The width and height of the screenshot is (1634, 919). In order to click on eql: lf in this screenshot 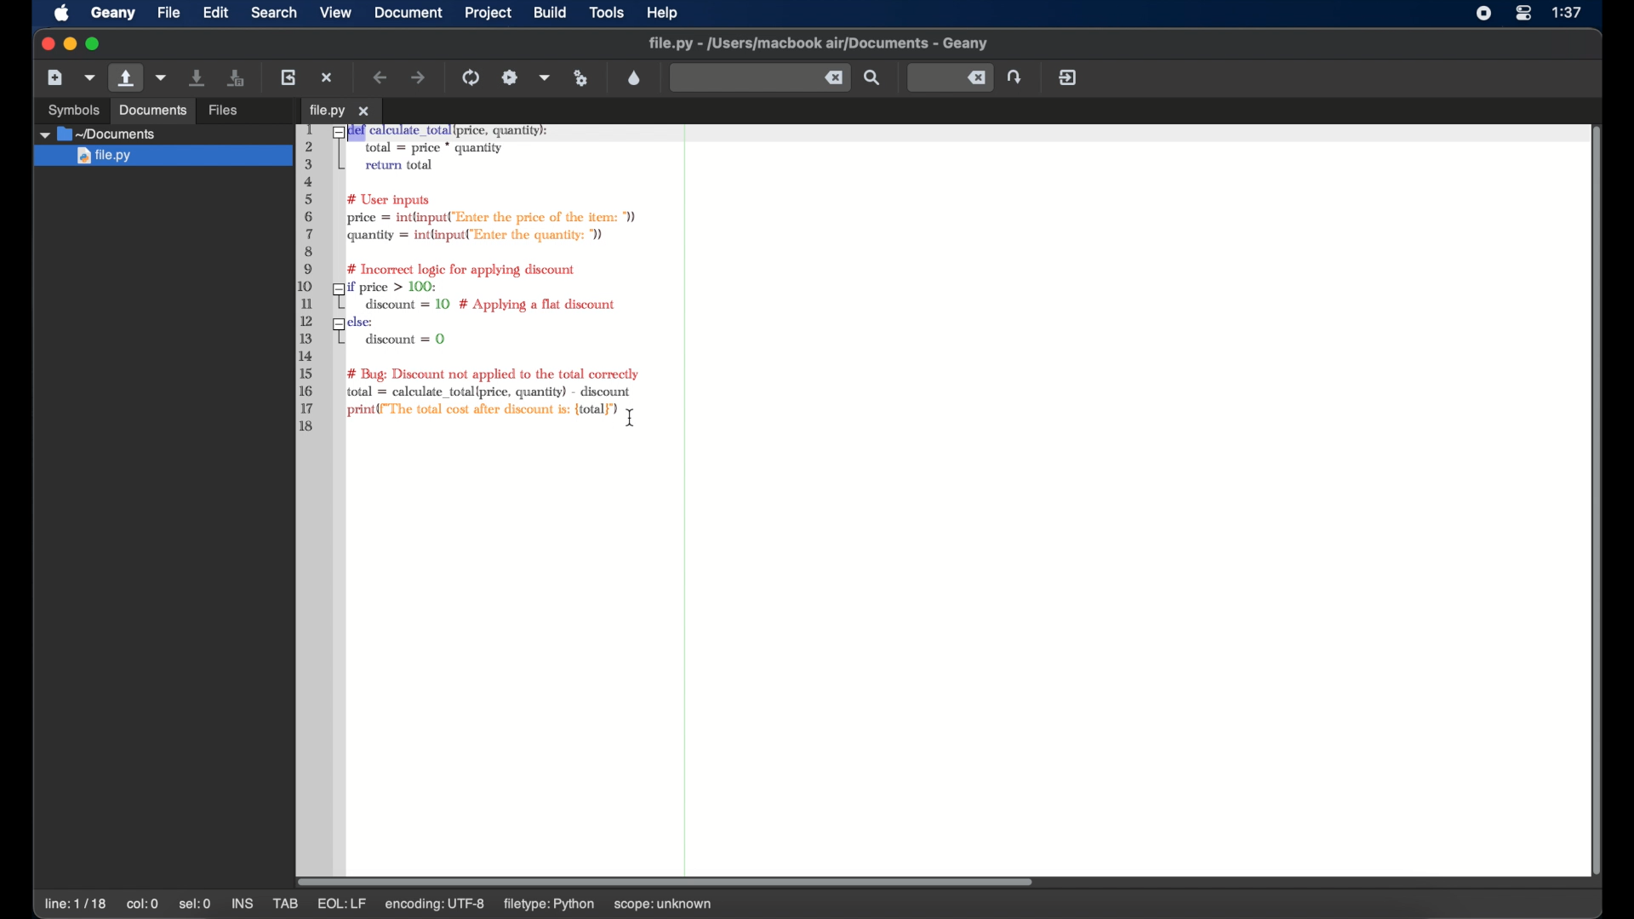, I will do `click(342, 905)`.